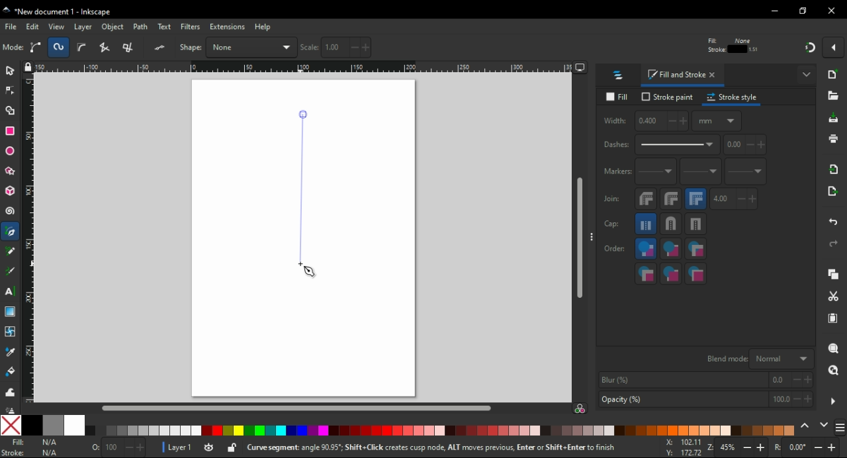 The width and height of the screenshot is (847, 458). I want to click on view, so click(57, 26).